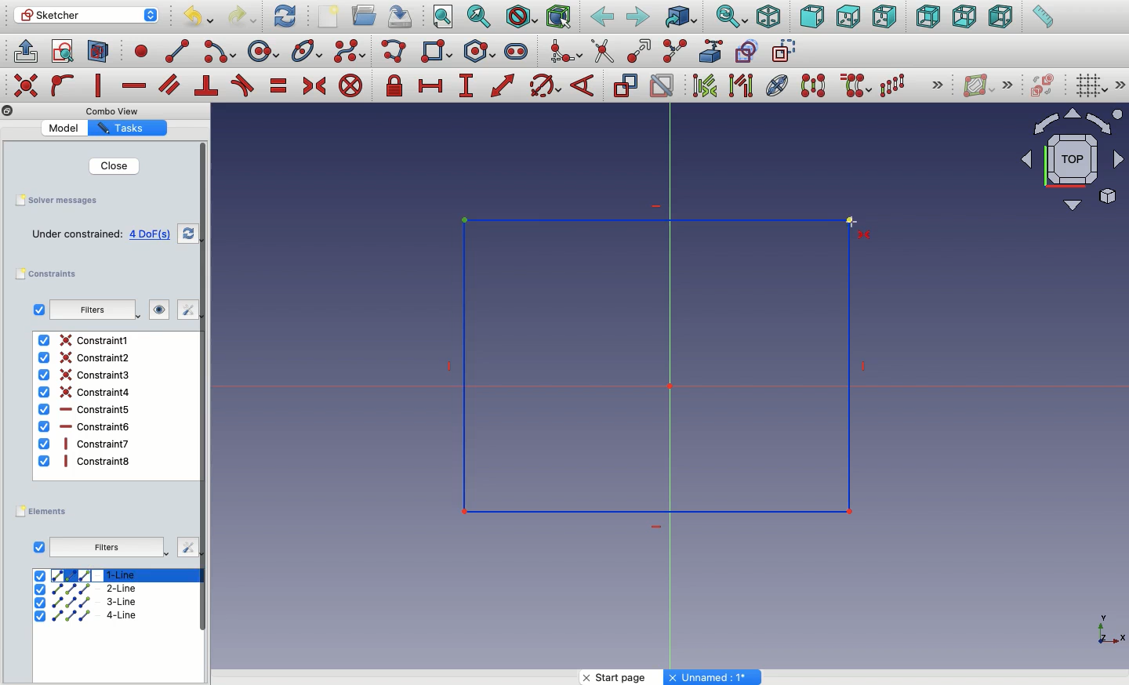 The image size is (1129, 685). I want to click on Save, so click(56, 199).